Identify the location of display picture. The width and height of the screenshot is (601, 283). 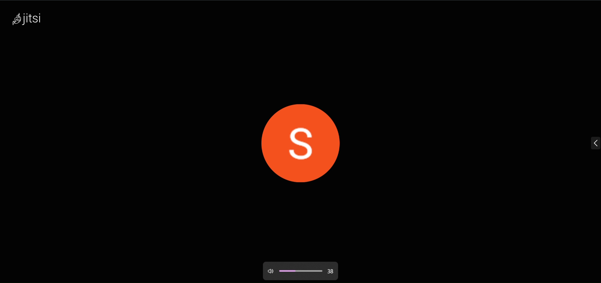
(300, 138).